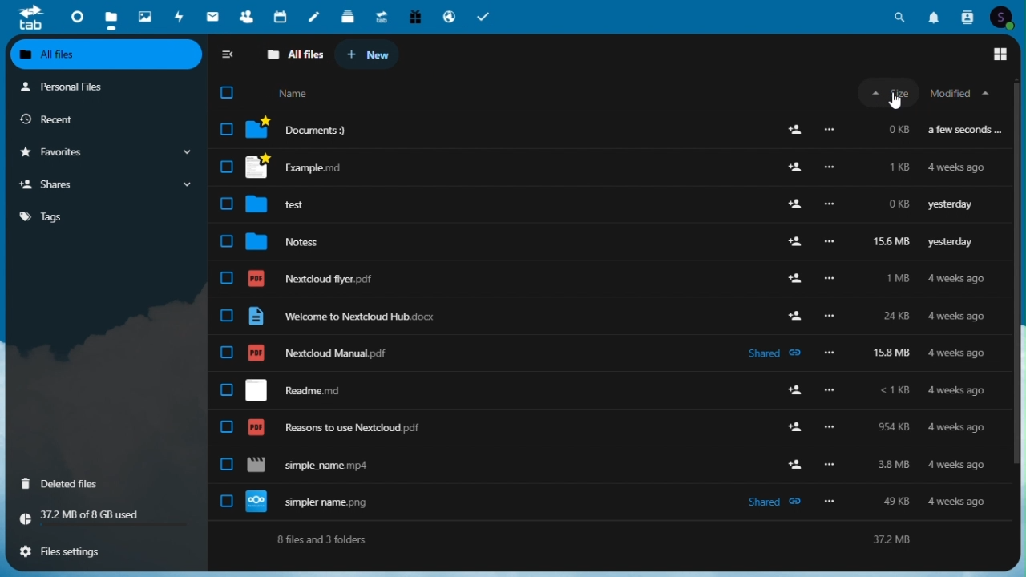 Image resolution: width=1026 pixels, height=577 pixels. Describe the element at coordinates (227, 54) in the screenshot. I see `Collapse side bar` at that location.